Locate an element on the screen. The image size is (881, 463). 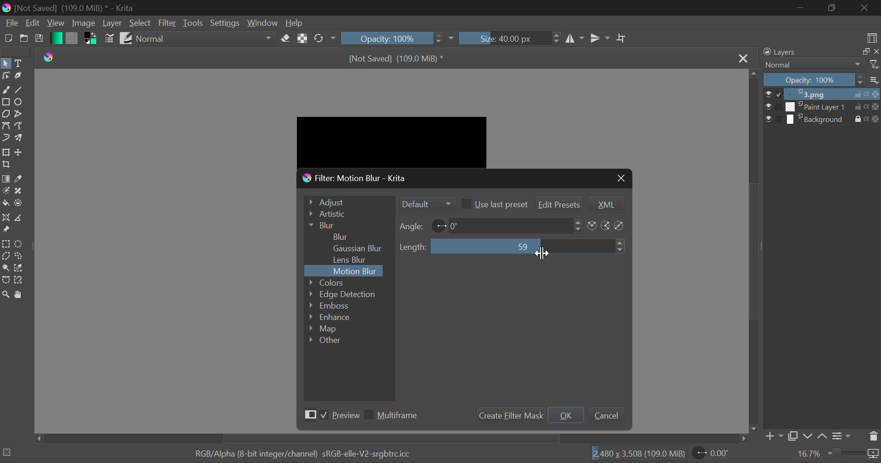
Close is located at coordinates (744, 59).